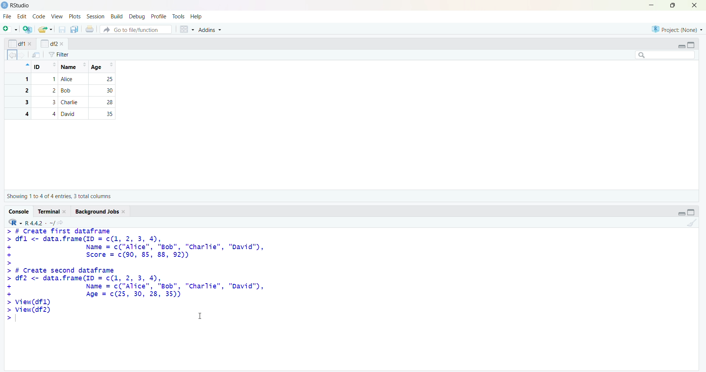  What do you see at coordinates (76, 17) in the screenshot?
I see `plots` at bounding box center [76, 17].